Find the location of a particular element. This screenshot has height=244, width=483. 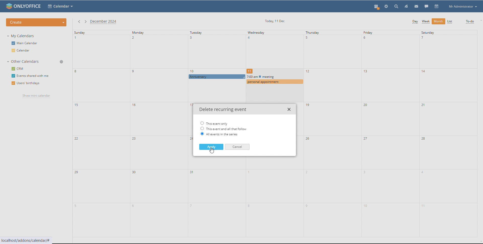

calendar is located at coordinates (23, 50).